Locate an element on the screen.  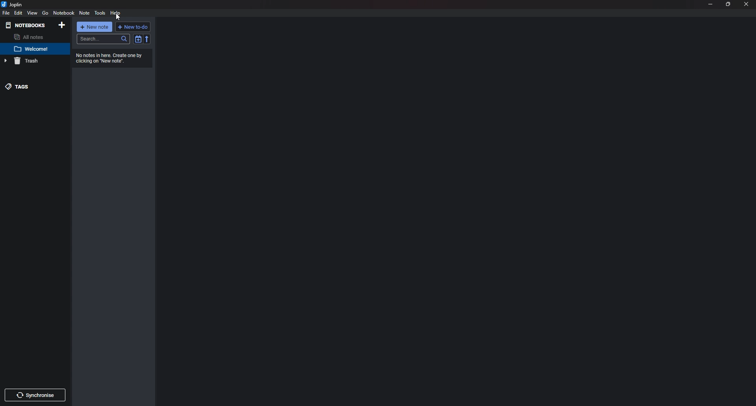
tools is located at coordinates (100, 13).